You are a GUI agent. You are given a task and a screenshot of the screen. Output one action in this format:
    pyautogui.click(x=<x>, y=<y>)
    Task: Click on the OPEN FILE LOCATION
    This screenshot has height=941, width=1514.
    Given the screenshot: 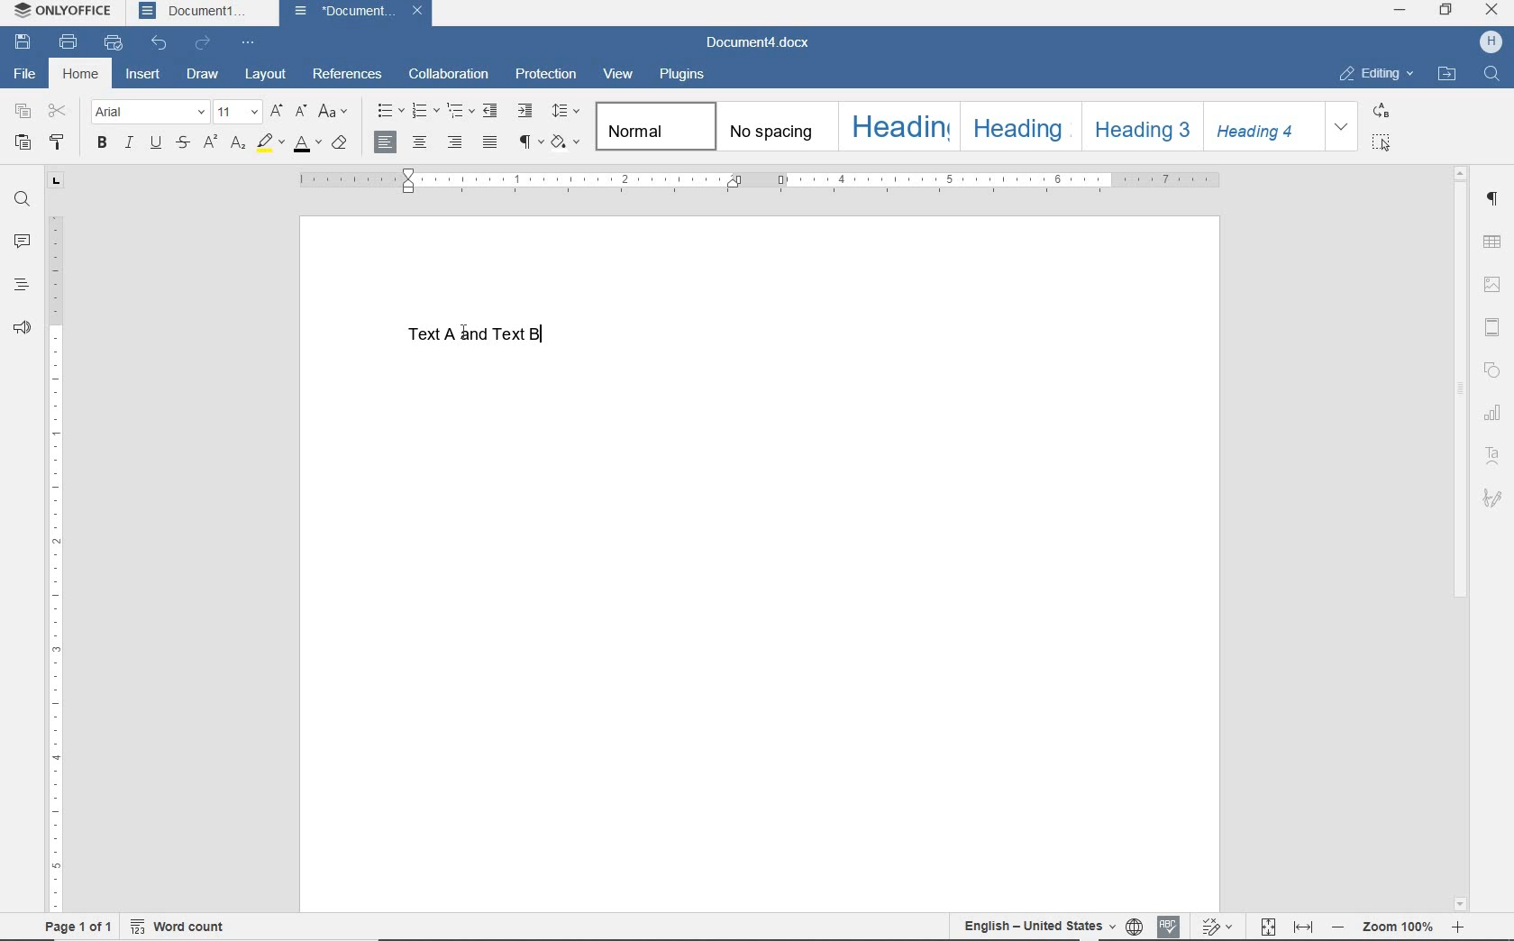 What is the action you would take?
    pyautogui.click(x=1448, y=74)
    